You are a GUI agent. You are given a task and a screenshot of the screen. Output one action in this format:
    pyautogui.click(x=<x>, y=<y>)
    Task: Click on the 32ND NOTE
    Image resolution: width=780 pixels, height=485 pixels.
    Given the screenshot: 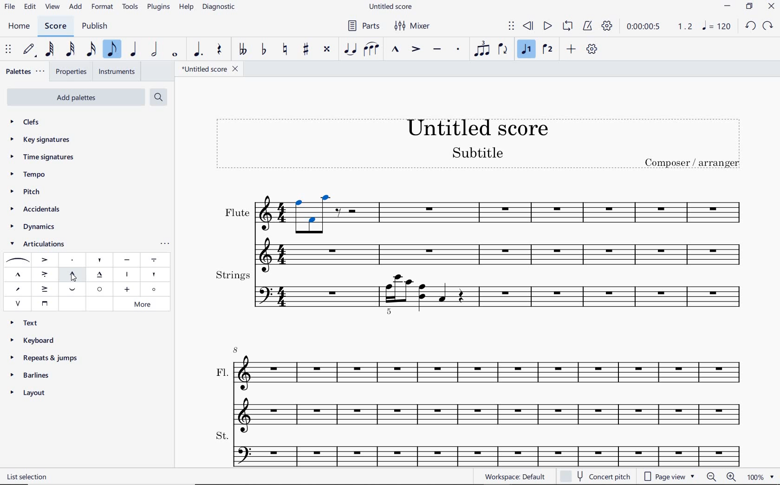 What is the action you would take?
    pyautogui.click(x=69, y=51)
    